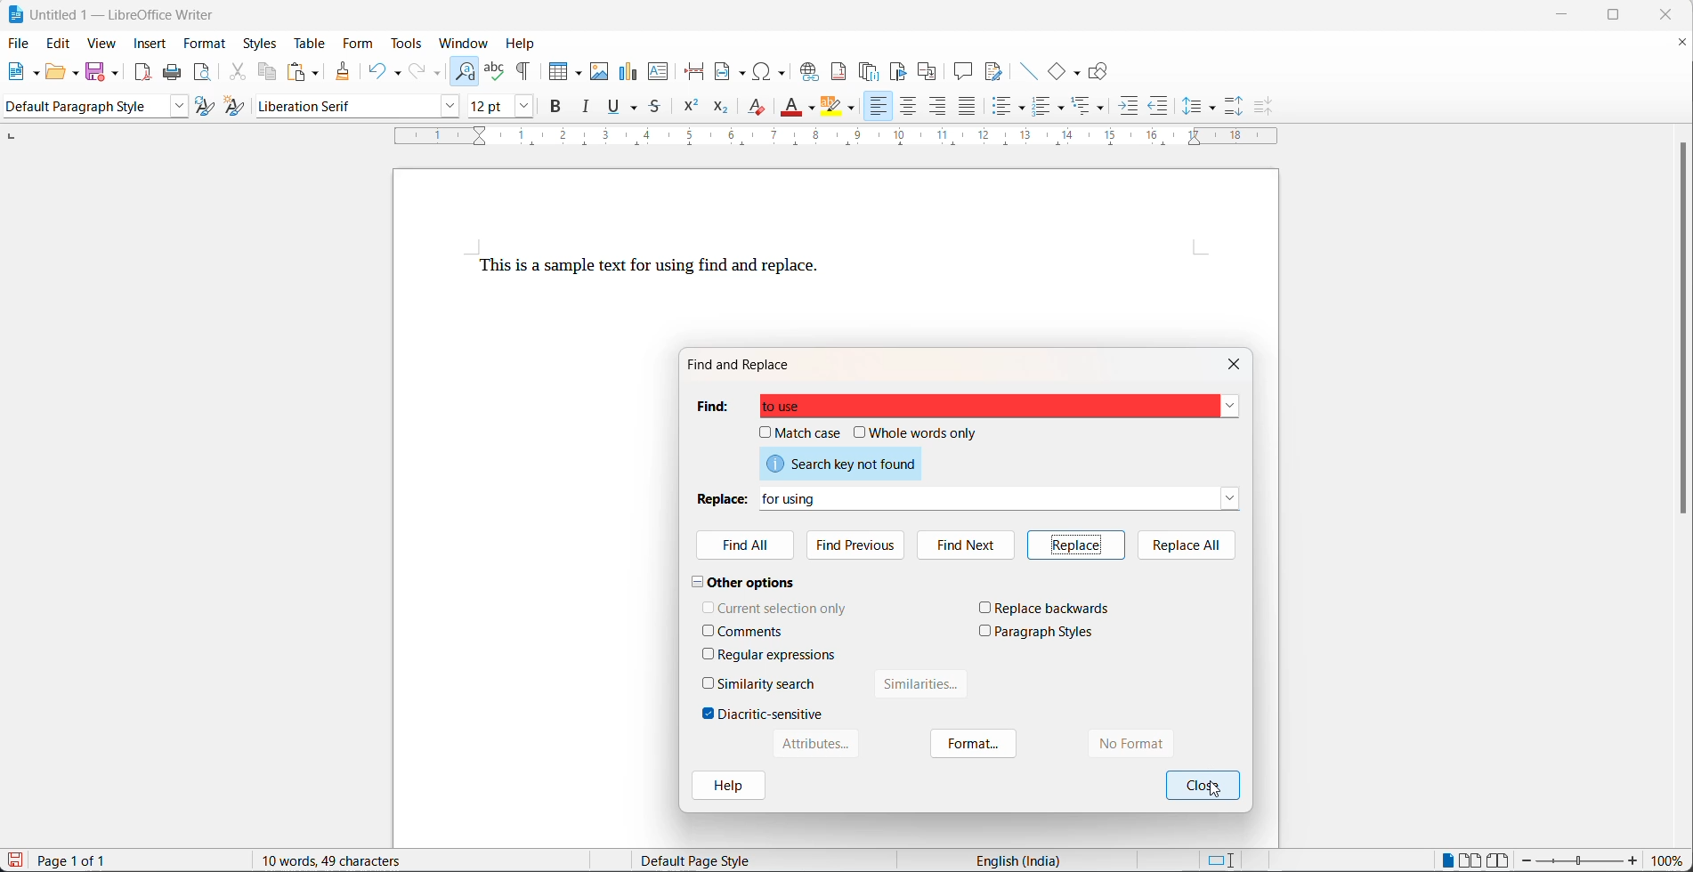  I want to click on checkbox, so click(709, 606).